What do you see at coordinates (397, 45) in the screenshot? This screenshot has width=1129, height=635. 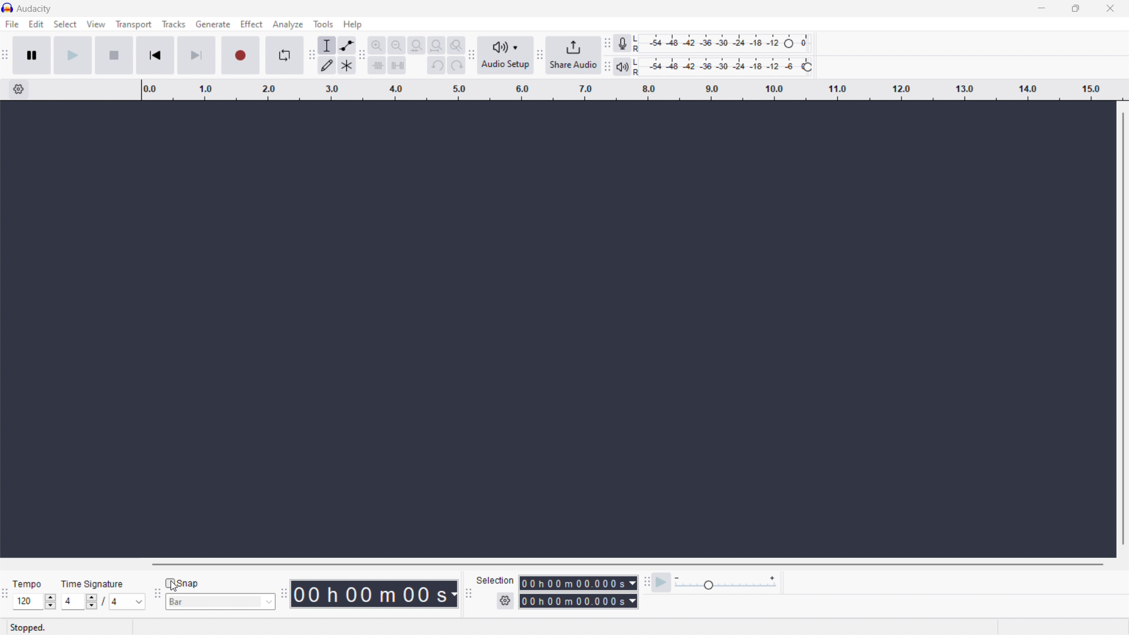 I see `zoom out` at bounding box center [397, 45].